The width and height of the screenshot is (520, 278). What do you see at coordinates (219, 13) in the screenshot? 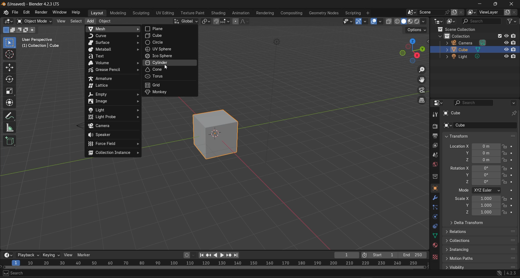
I see `shading` at bounding box center [219, 13].